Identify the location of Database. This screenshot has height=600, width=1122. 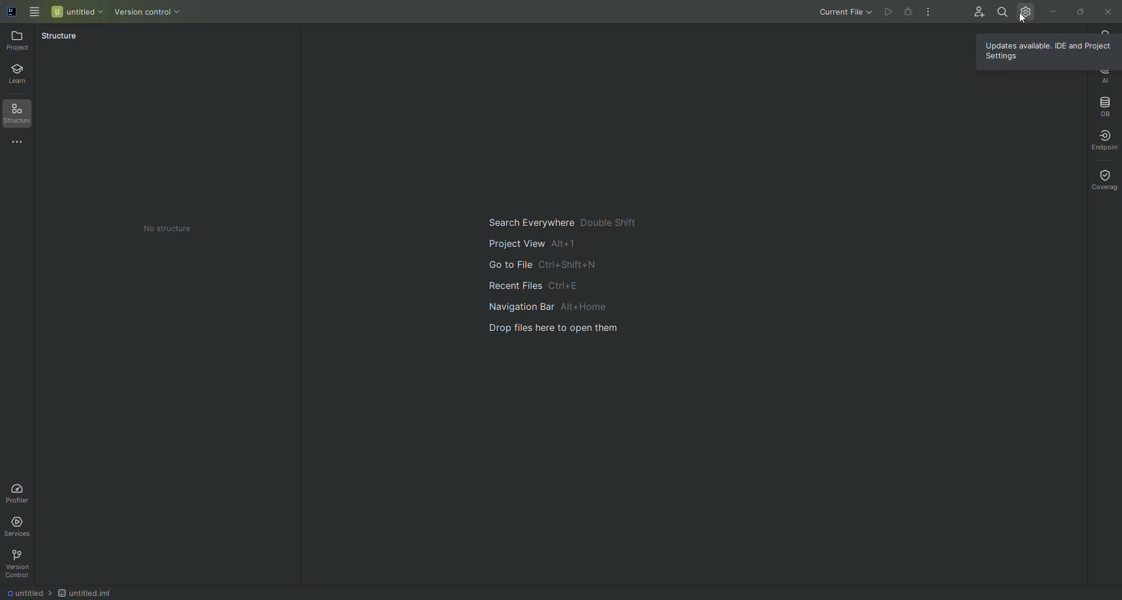
(1104, 105).